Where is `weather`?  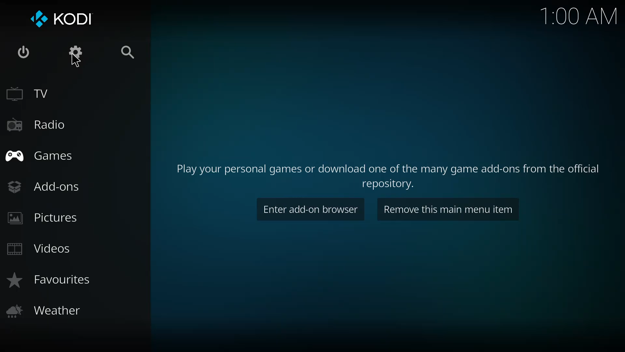 weather is located at coordinates (42, 312).